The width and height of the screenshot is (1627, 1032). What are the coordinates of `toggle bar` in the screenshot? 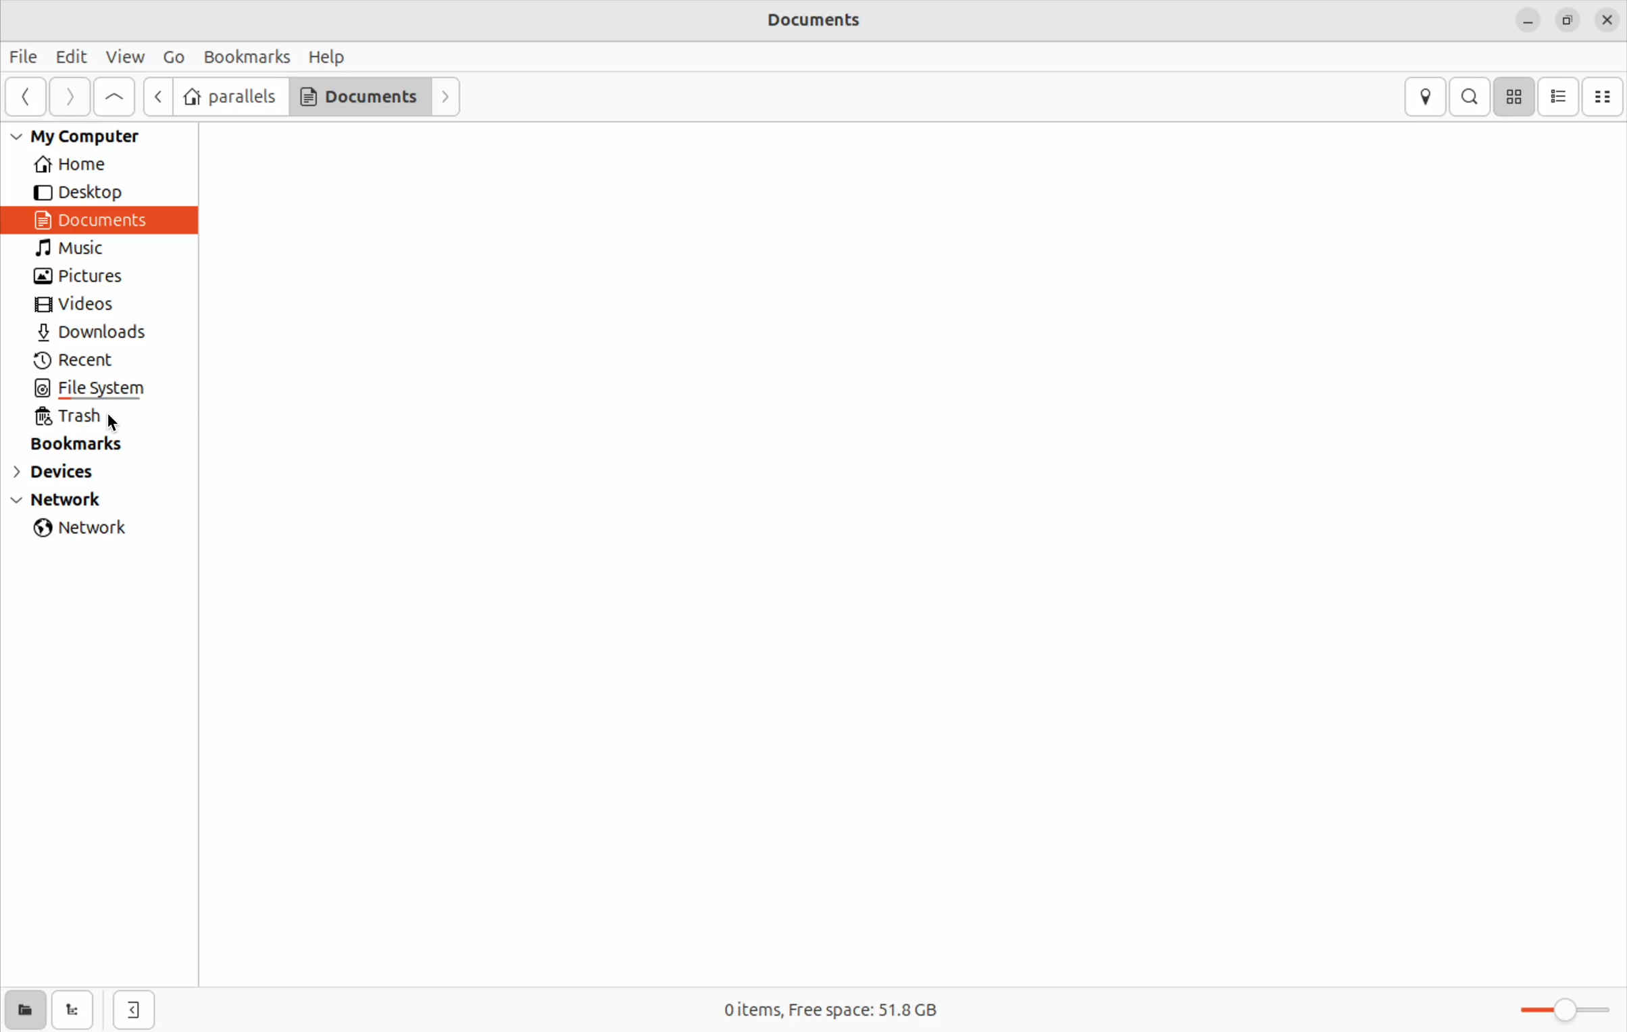 It's located at (1557, 1009).